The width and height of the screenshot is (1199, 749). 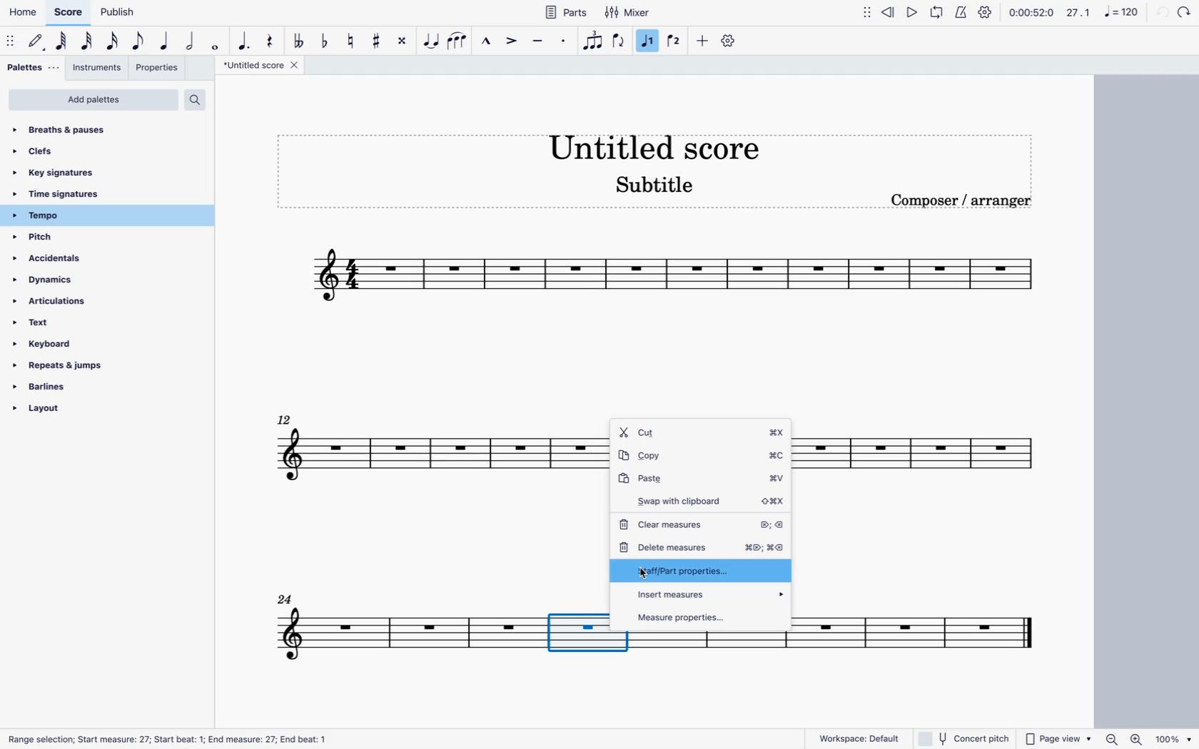 What do you see at coordinates (487, 42) in the screenshot?
I see `marcato` at bounding box center [487, 42].